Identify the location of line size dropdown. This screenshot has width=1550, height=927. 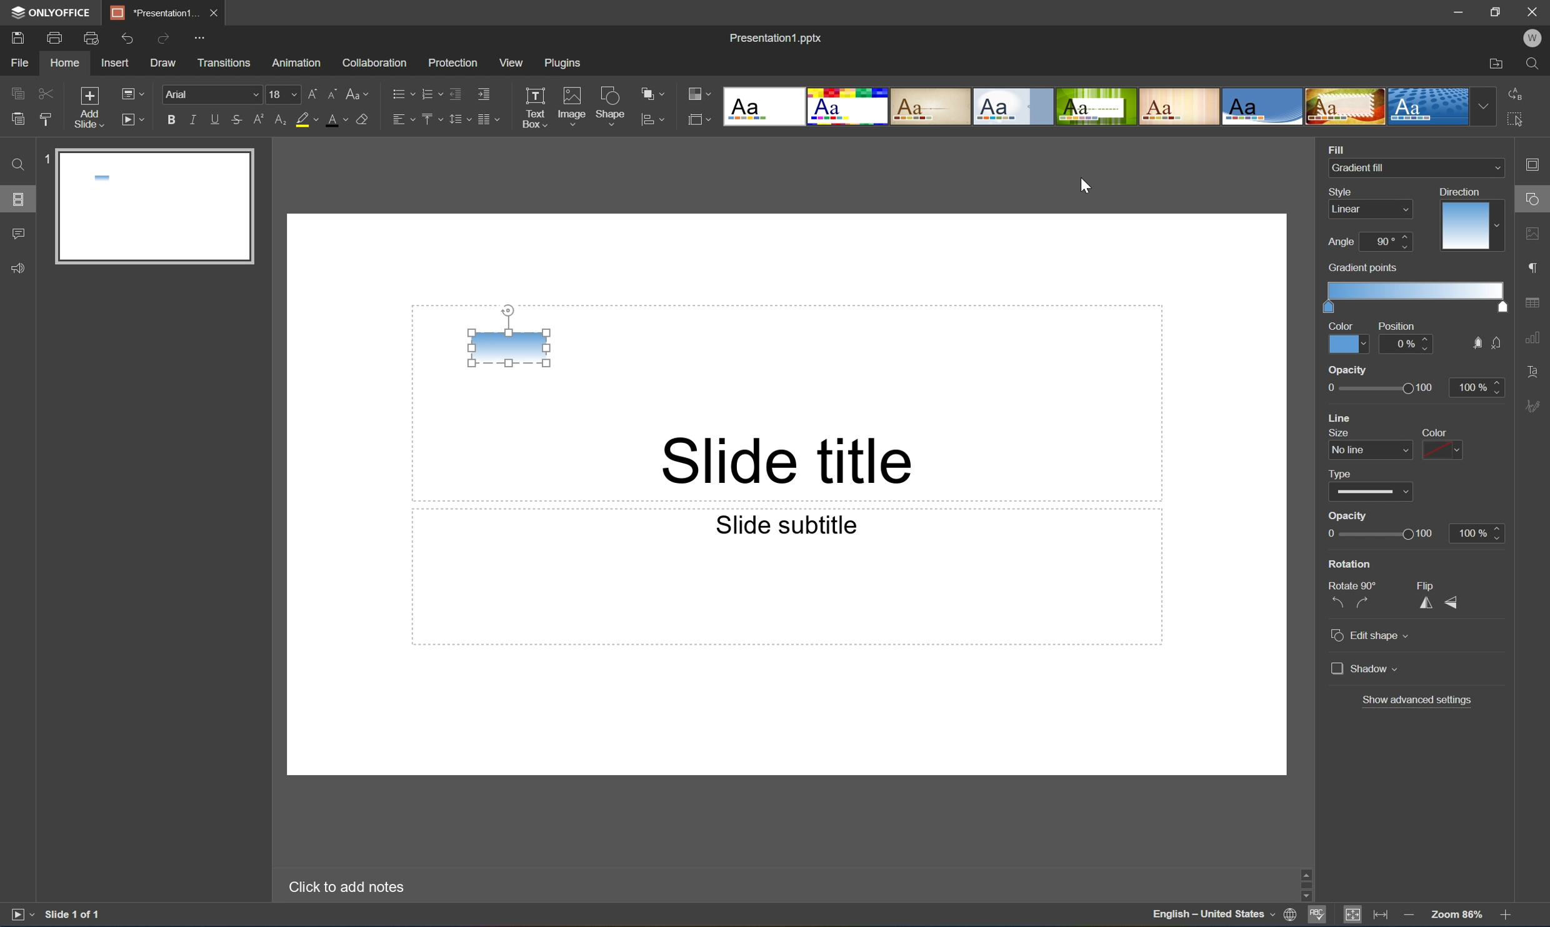
(1372, 450).